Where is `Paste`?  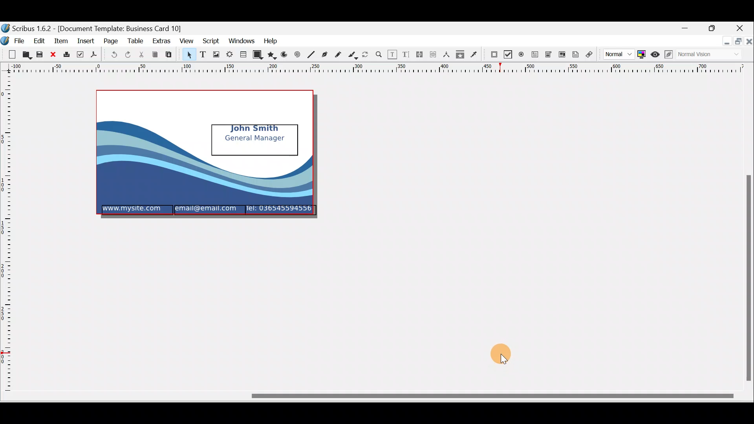 Paste is located at coordinates (168, 55).